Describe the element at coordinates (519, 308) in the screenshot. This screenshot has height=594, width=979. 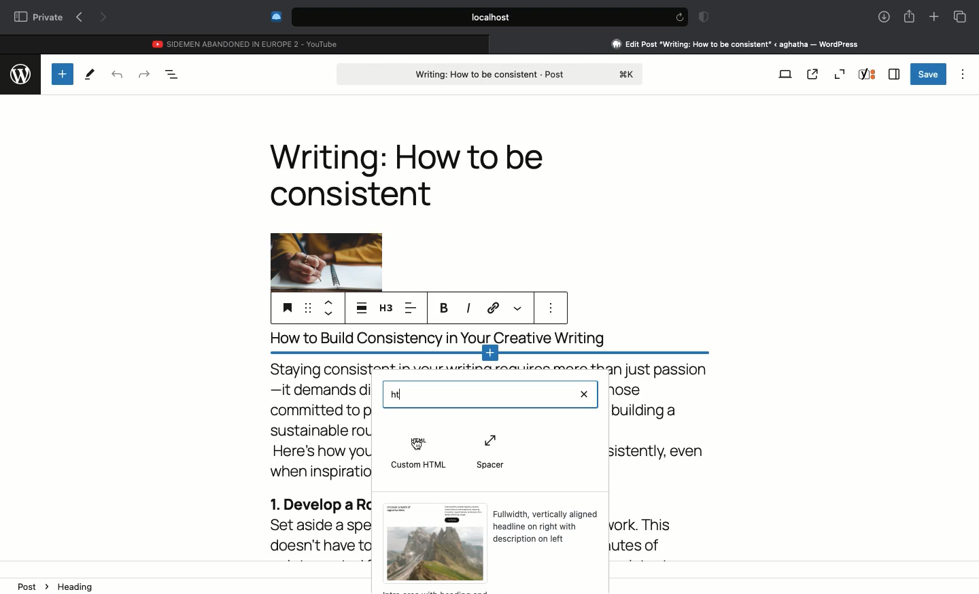
I see `More` at that location.